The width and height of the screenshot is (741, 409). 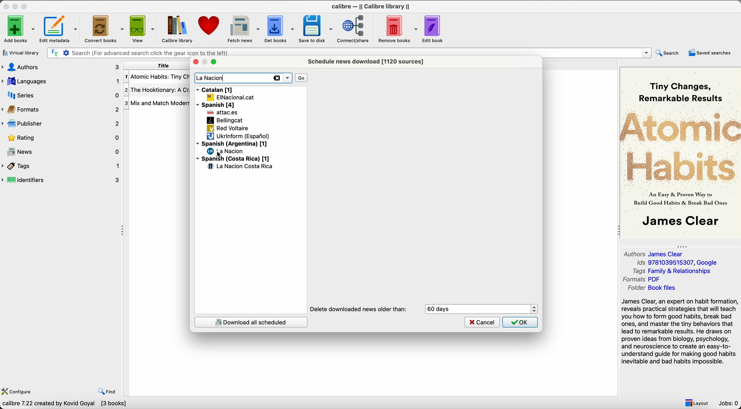 I want to click on ElNacional.cat, so click(x=230, y=97).